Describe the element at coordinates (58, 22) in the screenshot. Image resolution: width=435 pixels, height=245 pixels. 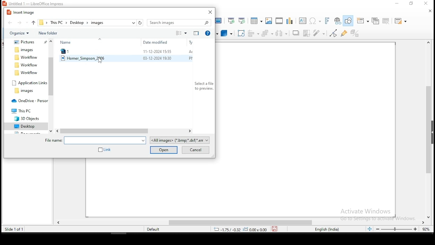
I see `this PC` at that location.